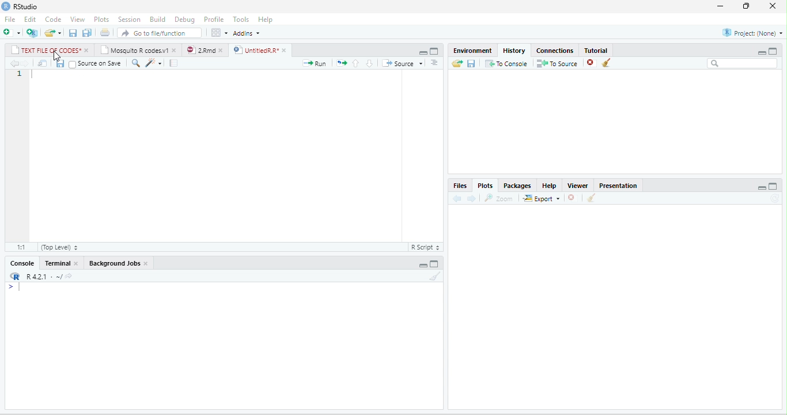 This screenshot has height=415, width=787. Describe the element at coordinates (402, 63) in the screenshot. I see `Source` at that location.